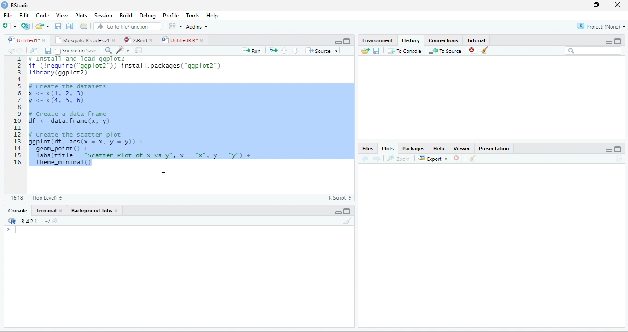 The image size is (628, 332). What do you see at coordinates (35, 221) in the screenshot?
I see `R 4.2.1 . ~/` at bounding box center [35, 221].